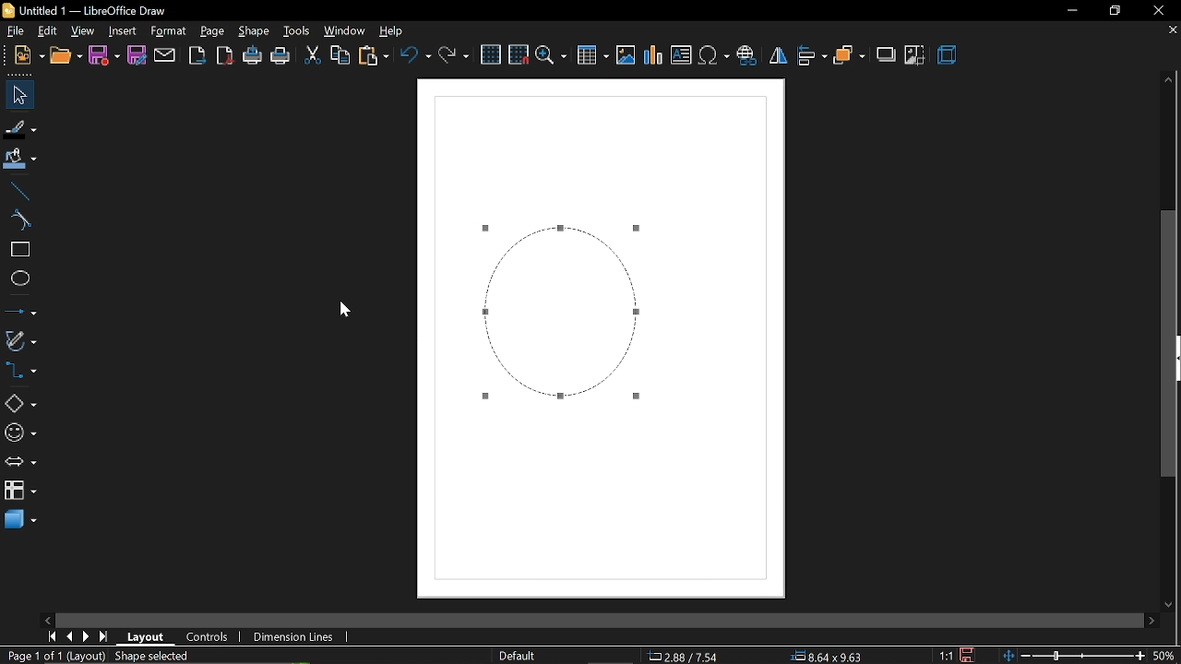 The height and width of the screenshot is (664, 1181). What do you see at coordinates (833, 658) in the screenshot?
I see `8.64x9.63` at bounding box center [833, 658].